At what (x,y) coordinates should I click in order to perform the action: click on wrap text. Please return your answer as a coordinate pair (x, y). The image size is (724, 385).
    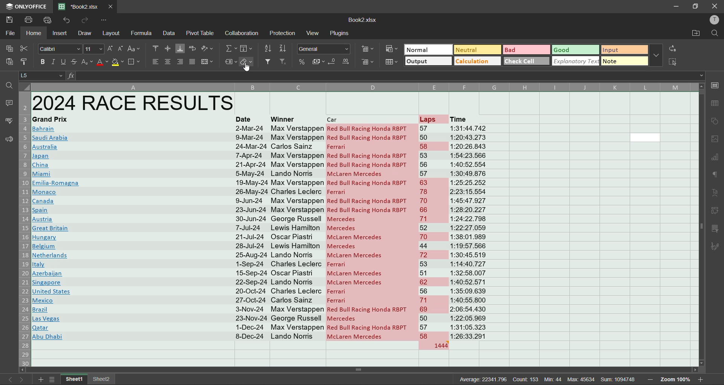
    Looking at the image, I should click on (192, 49).